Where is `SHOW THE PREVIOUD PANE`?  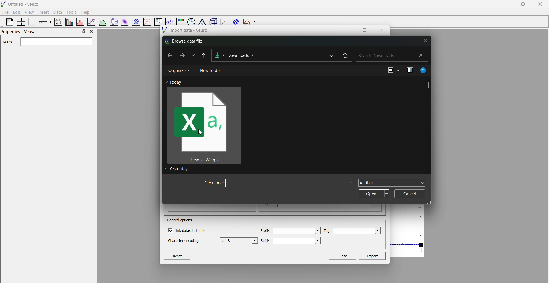 SHOW THE PREVIOUD PANE is located at coordinates (408, 71).